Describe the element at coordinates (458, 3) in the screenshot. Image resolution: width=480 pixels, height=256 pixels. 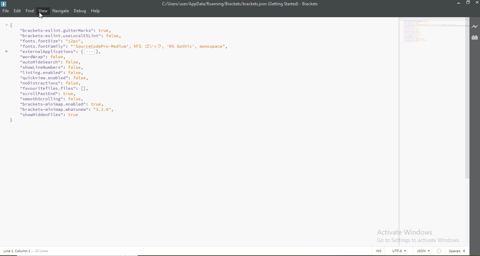
I see `minimise` at that location.